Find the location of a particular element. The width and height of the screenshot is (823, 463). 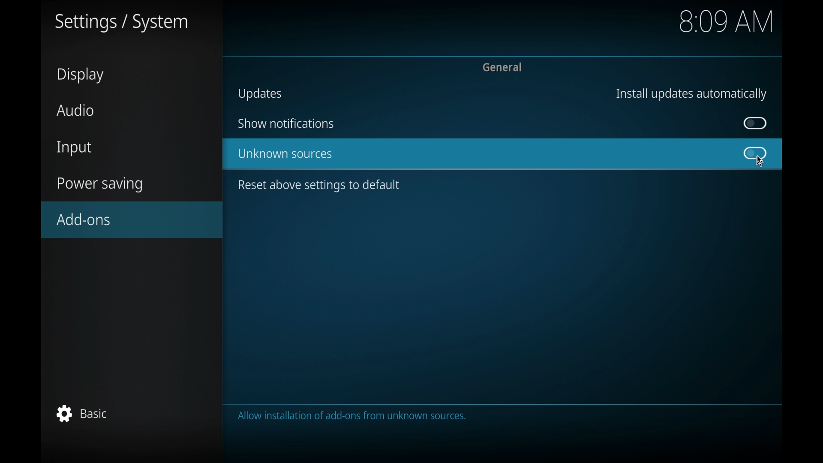

display is located at coordinates (82, 75).